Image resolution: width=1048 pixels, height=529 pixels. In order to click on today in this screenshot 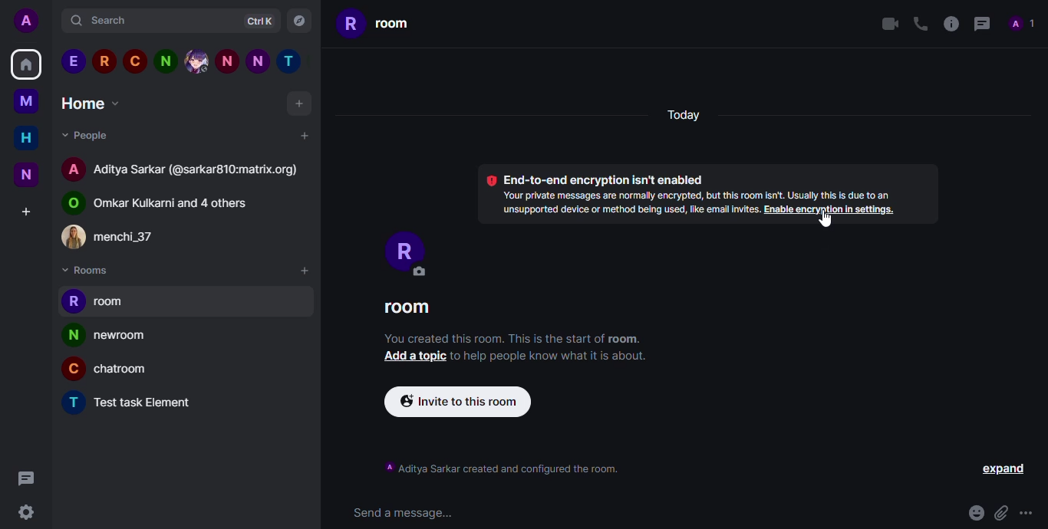, I will do `click(687, 117)`.